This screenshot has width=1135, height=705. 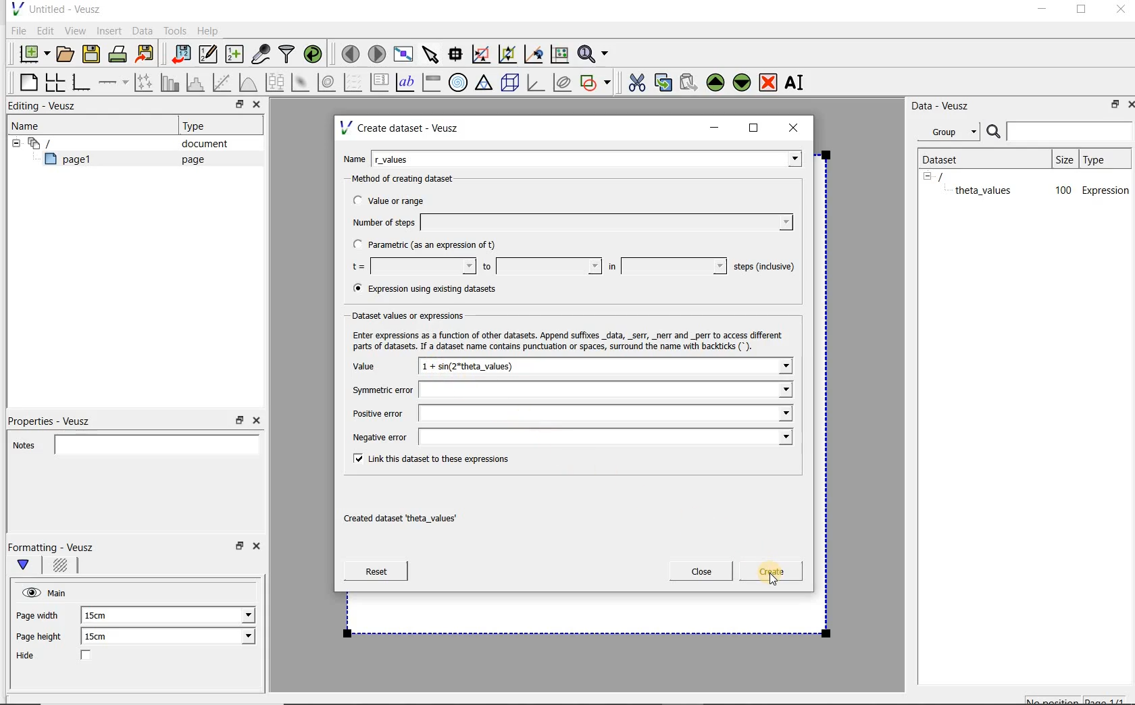 What do you see at coordinates (565, 339) in the screenshot?
I see `Enter expressions as a function of other datasets. Append suffixes _data, _serr, _nerr and _perr to access different
parts of datasets. If a dataset name contains punctuation or spaces, surround the name with backticks (*).` at bounding box center [565, 339].